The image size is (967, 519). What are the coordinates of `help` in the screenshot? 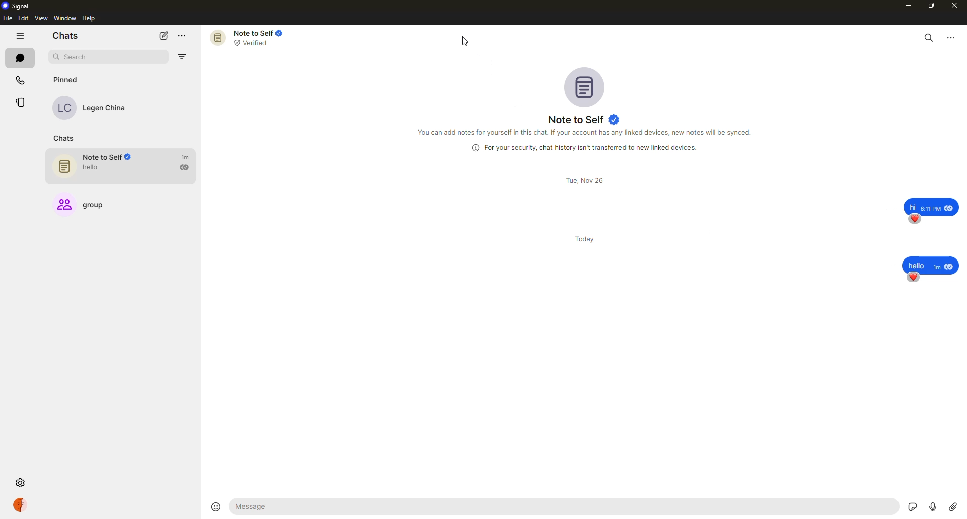 It's located at (89, 19).